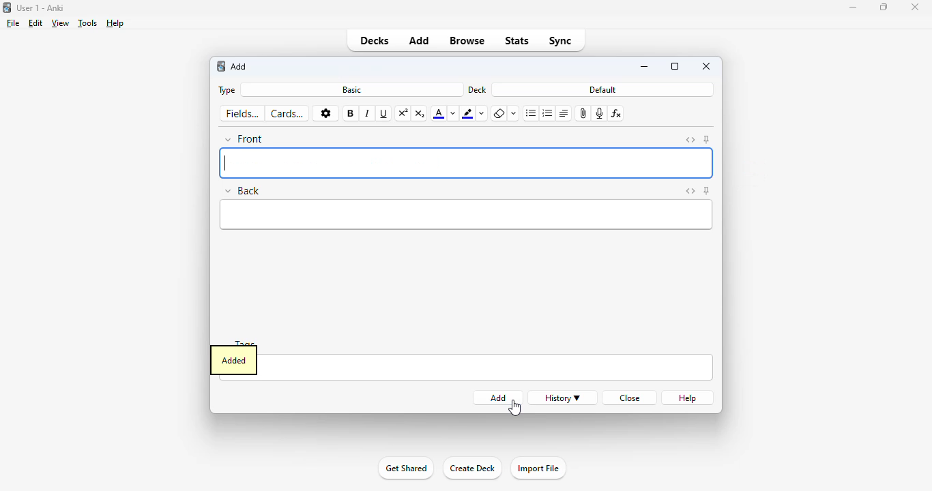 Image resolution: width=932 pixels, height=491 pixels. What do you see at coordinates (36, 23) in the screenshot?
I see `edit` at bounding box center [36, 23].